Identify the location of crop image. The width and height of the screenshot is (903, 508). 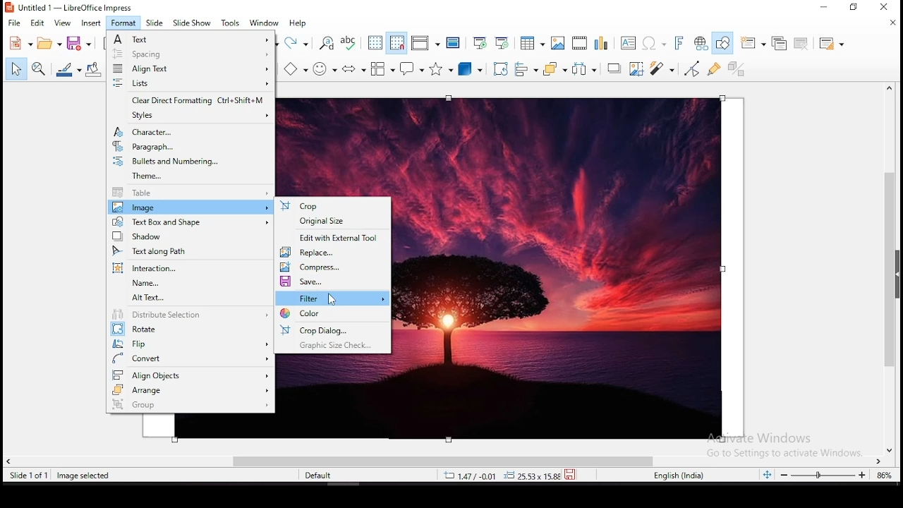
(638, 69).